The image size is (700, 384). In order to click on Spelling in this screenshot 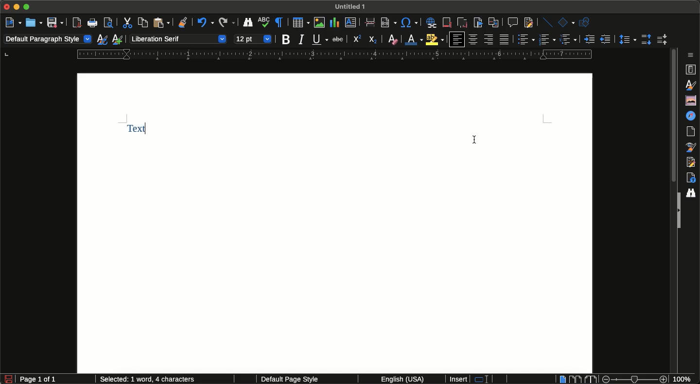, I will do `click(264, 23)`.